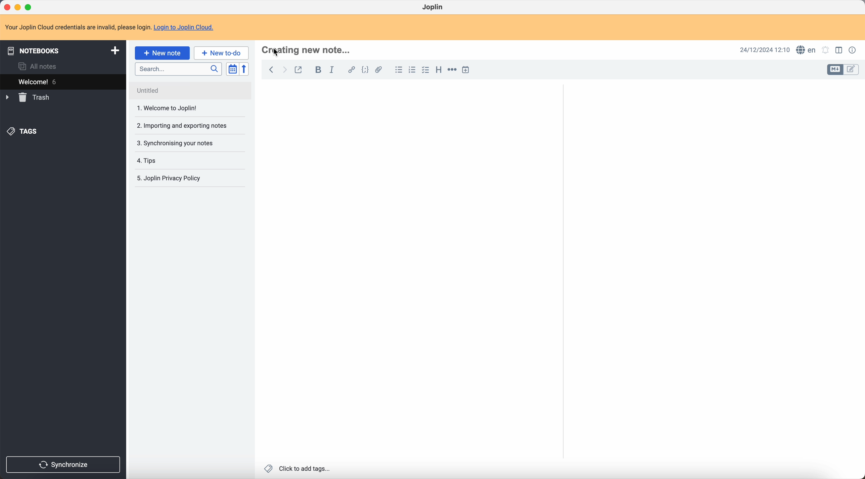 Image resolution: width=865 pixels, height=479 pixels. What do you see at coordinates (186, 125) in the screenshot?
I see `importing and exporting notes` at bounding box center [186, 125].